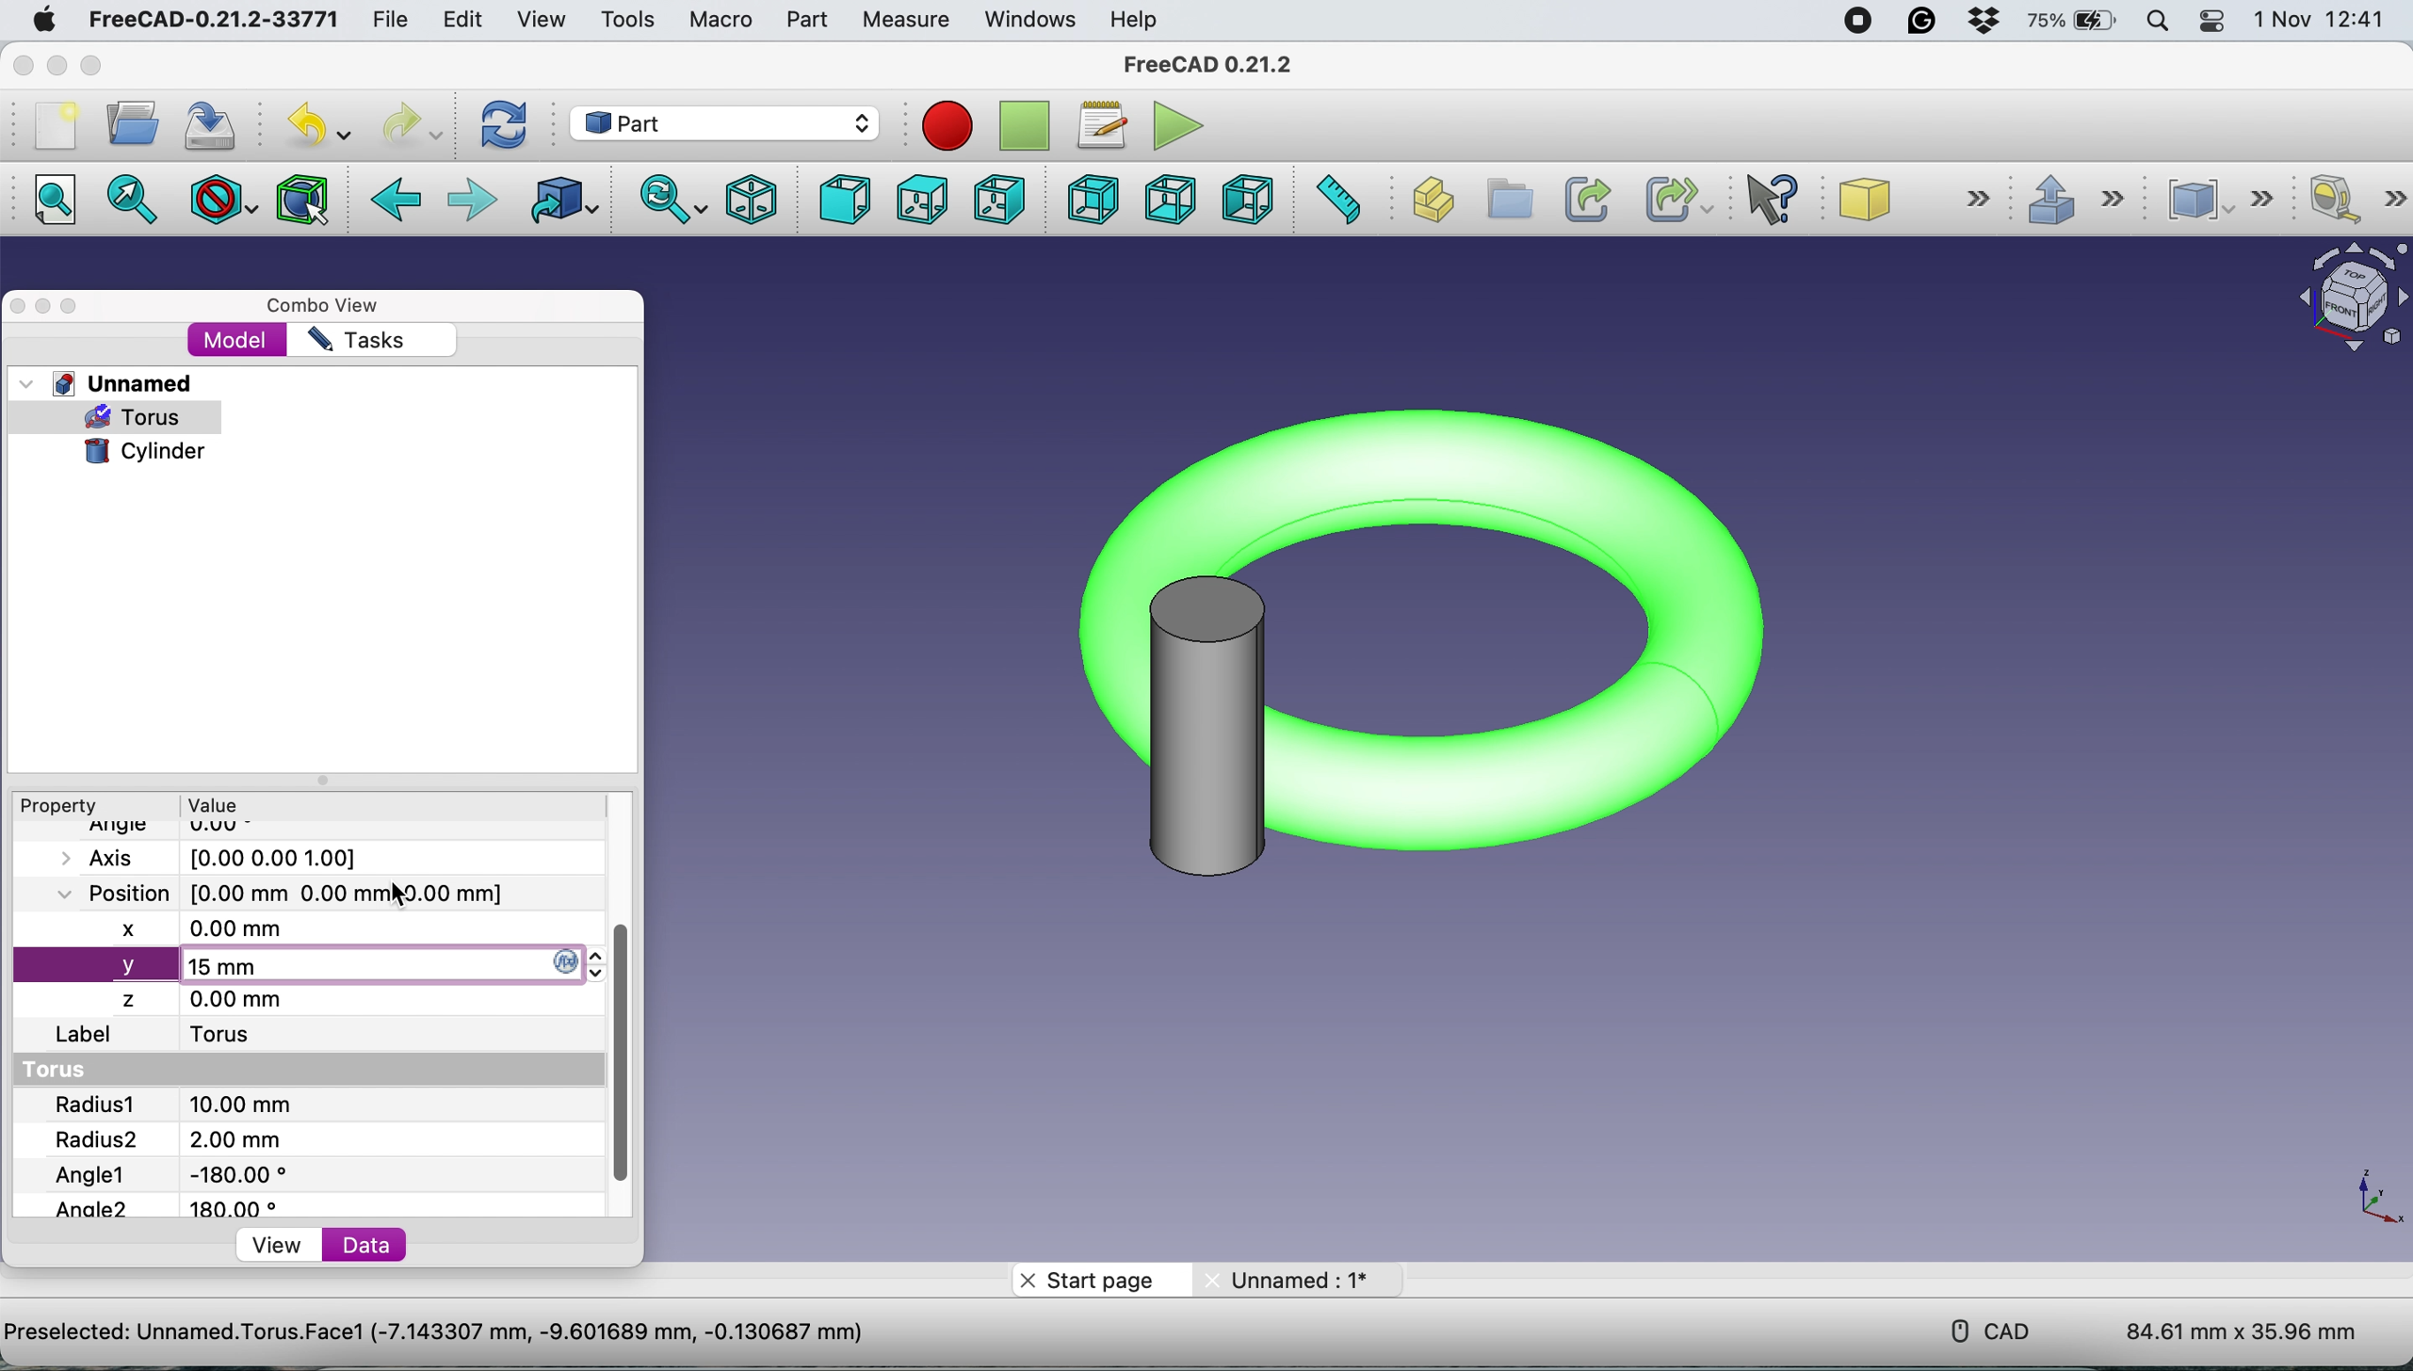 The height and width of the screenshot is (1371, 2413). I want to click on execute macros, so click(1183, 128).